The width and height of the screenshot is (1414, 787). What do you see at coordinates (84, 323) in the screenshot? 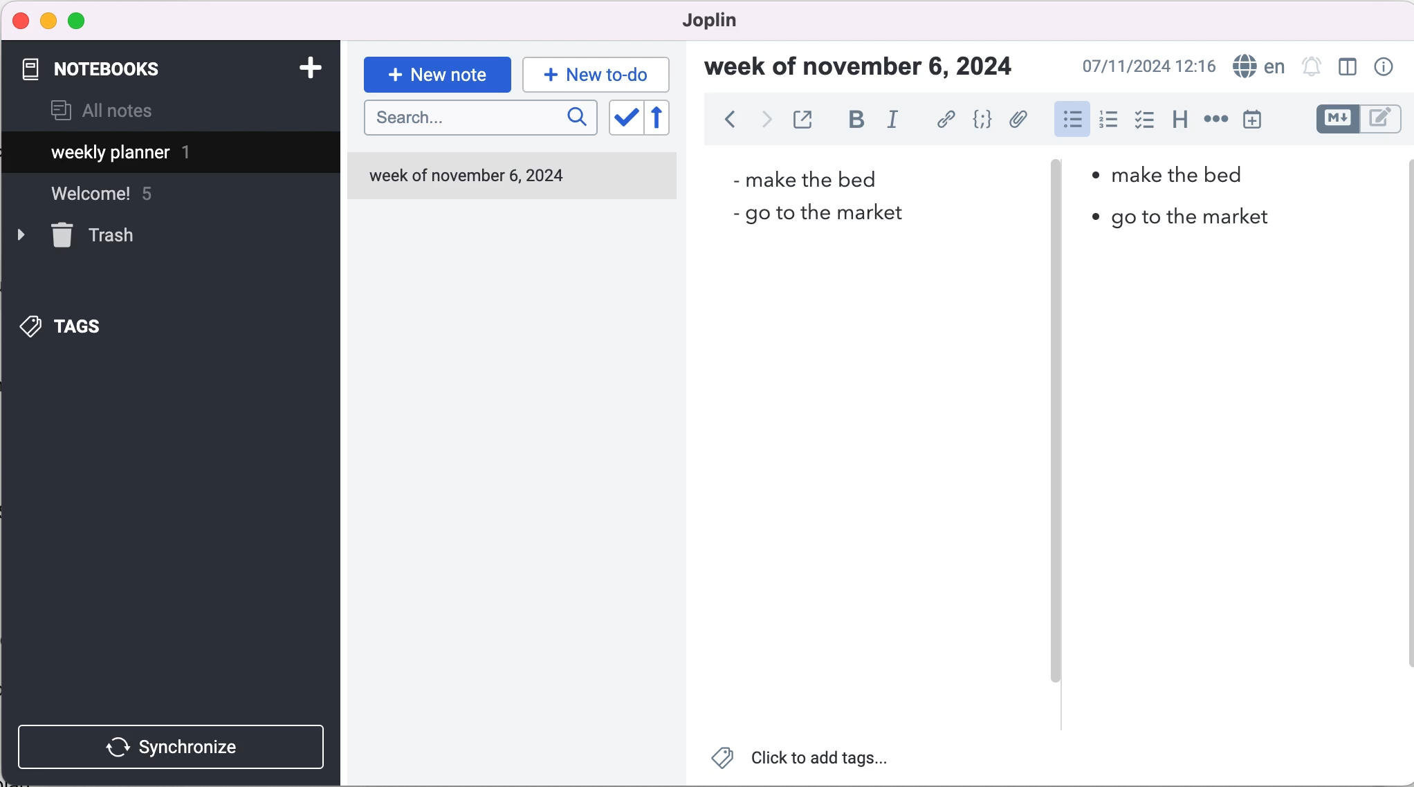
I see `tags` at bounding box center [84, 323].